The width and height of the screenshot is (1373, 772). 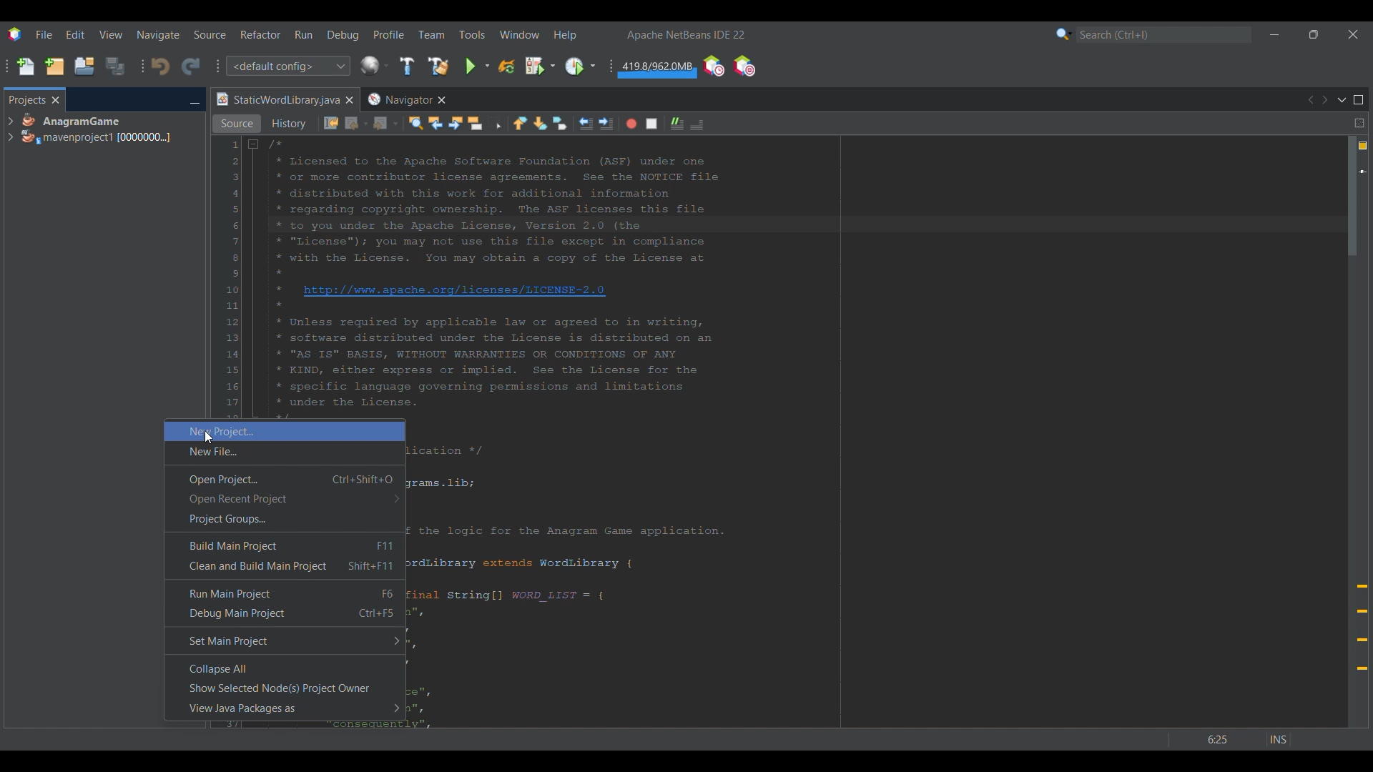 I want to click on Help menu, so click(x=565, y=35).